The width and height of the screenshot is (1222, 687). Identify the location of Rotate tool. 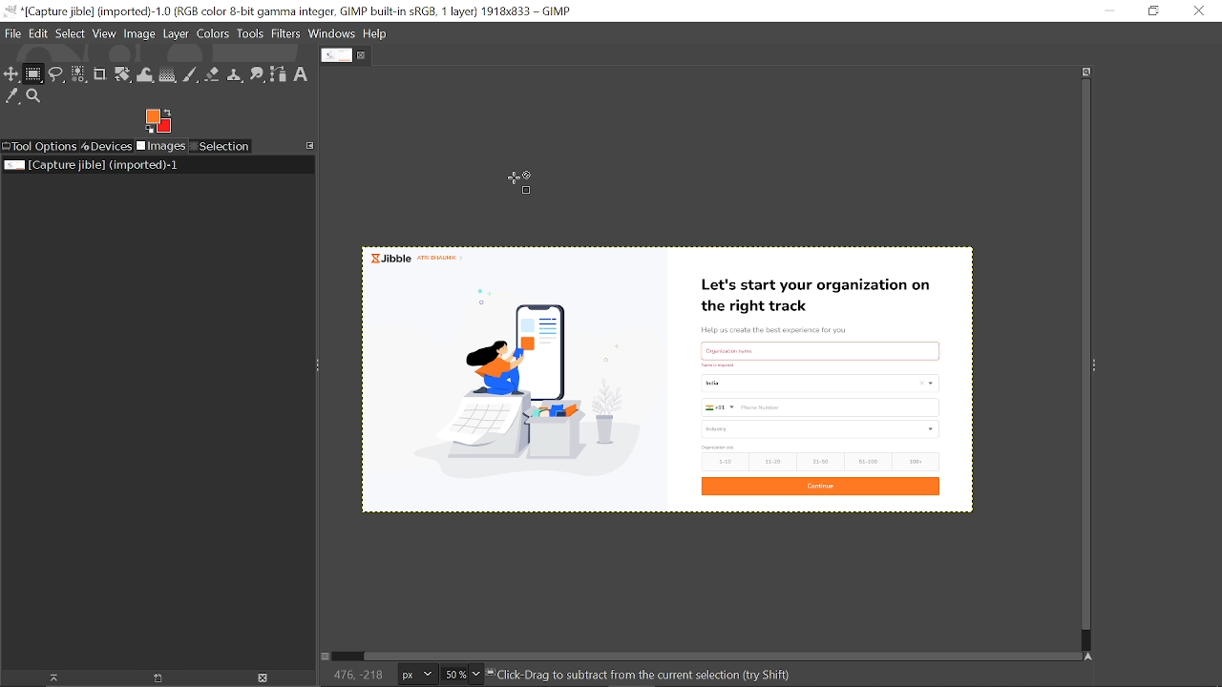
(122, 75).